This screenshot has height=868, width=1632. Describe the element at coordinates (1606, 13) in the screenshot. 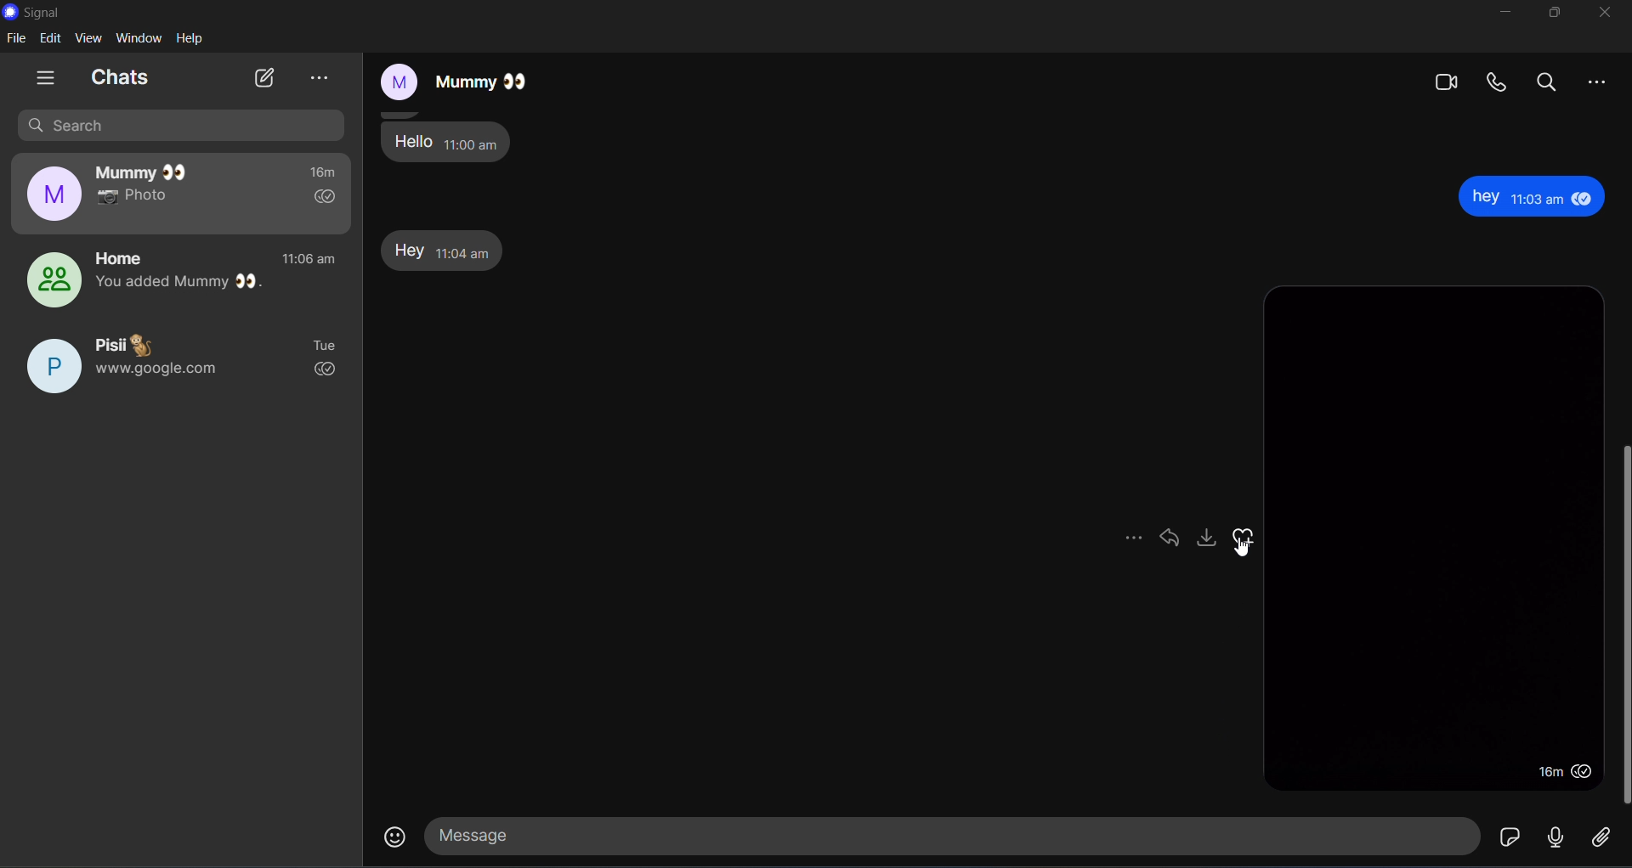

I see `close` at that location.